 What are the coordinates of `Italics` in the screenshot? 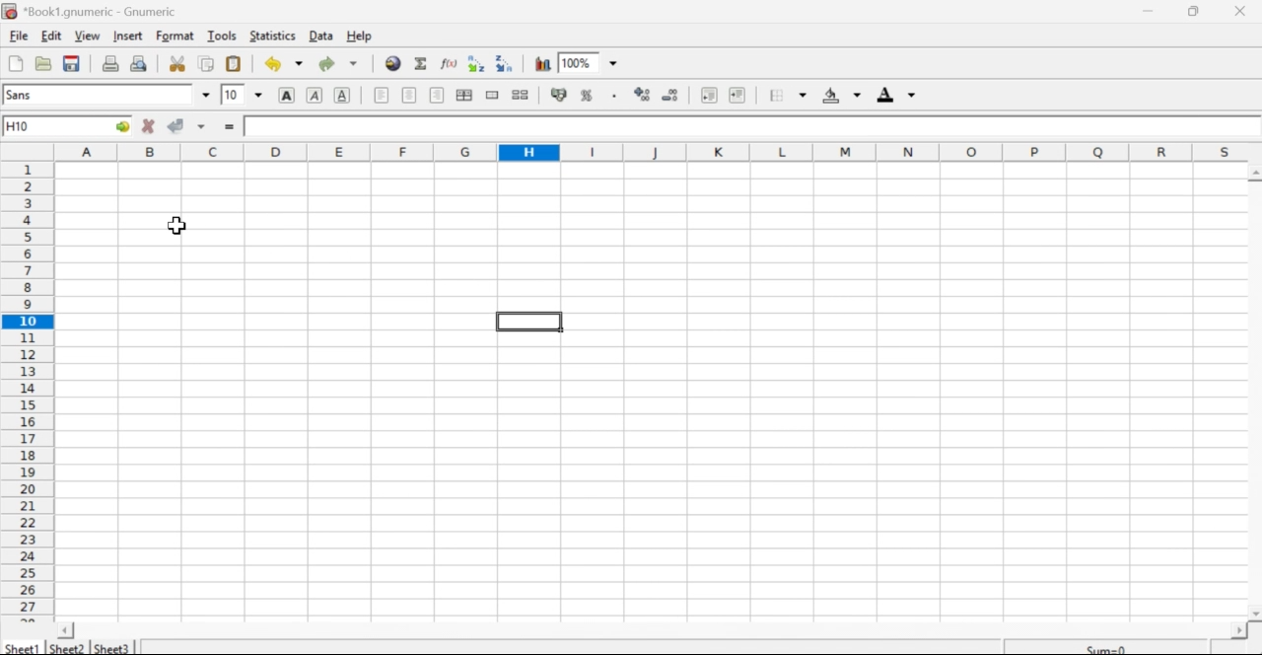 It's located at (315, 97).